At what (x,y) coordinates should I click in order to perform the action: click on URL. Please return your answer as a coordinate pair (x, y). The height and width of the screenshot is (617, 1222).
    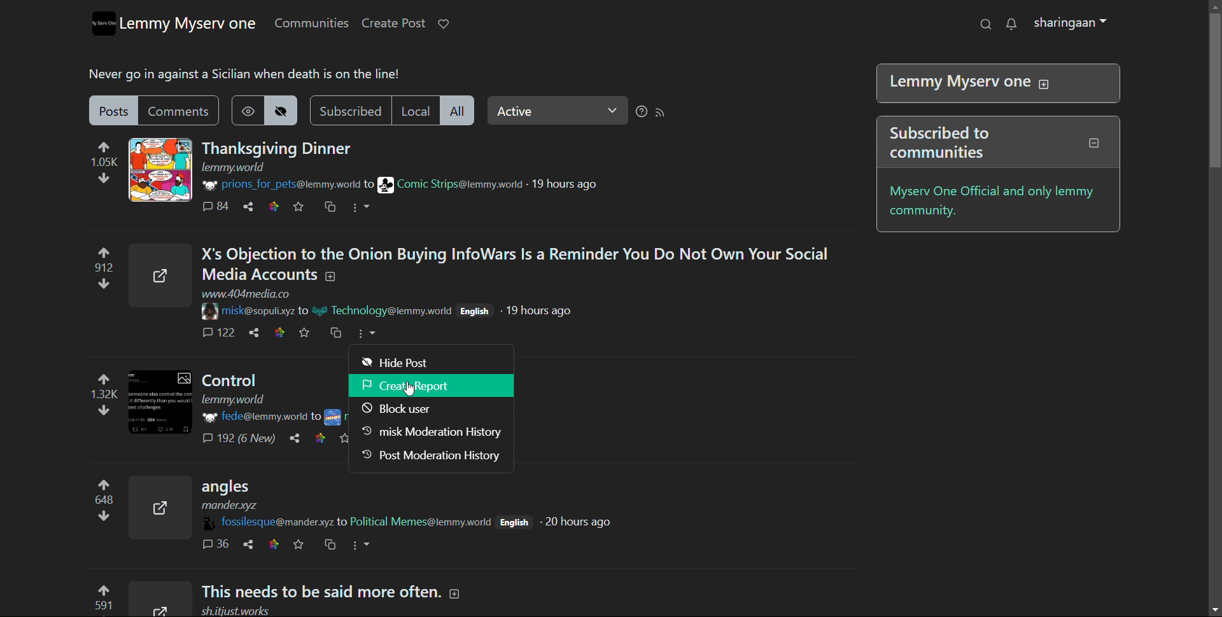
    Looking at the image, I should click on (234, 168).